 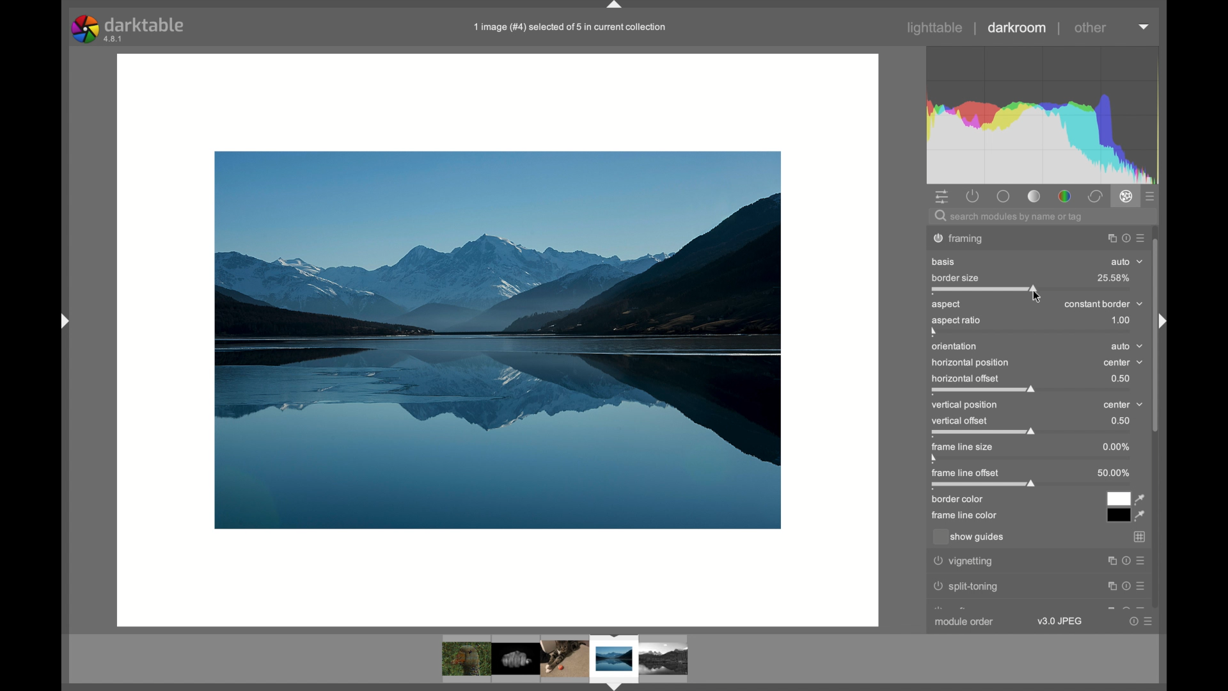 What do you see at coordinates (966, 406) in the screenshot?
I see `vertical position` at bounding box center [966, 406].